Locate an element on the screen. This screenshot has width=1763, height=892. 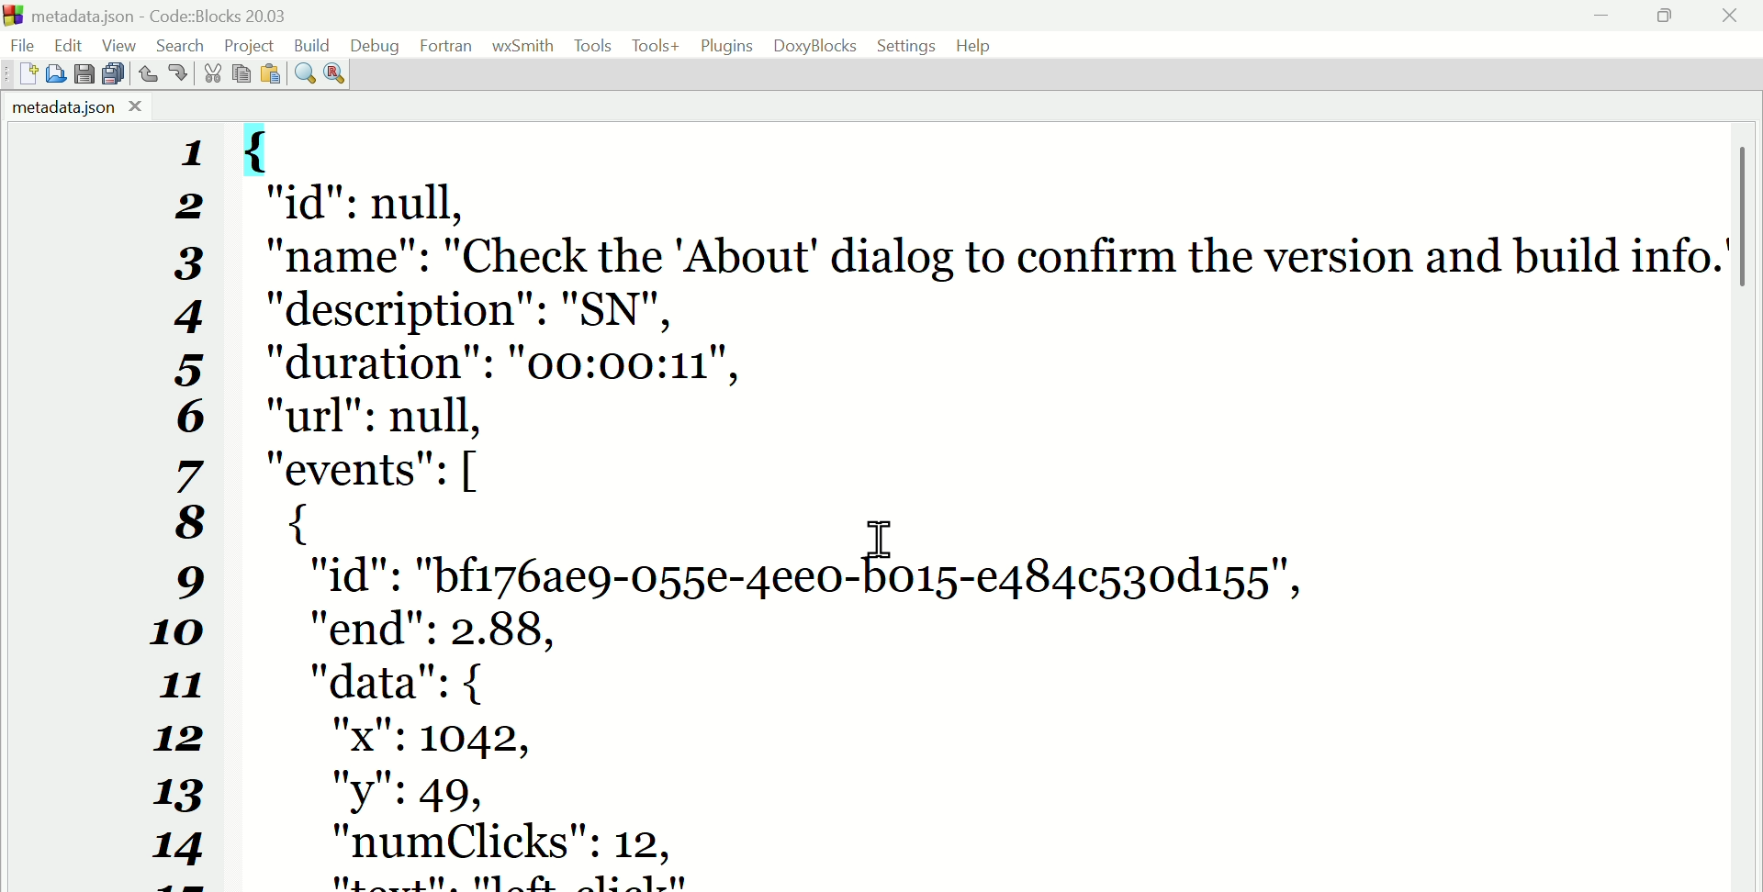
Find is located at coordinates (304, 76).